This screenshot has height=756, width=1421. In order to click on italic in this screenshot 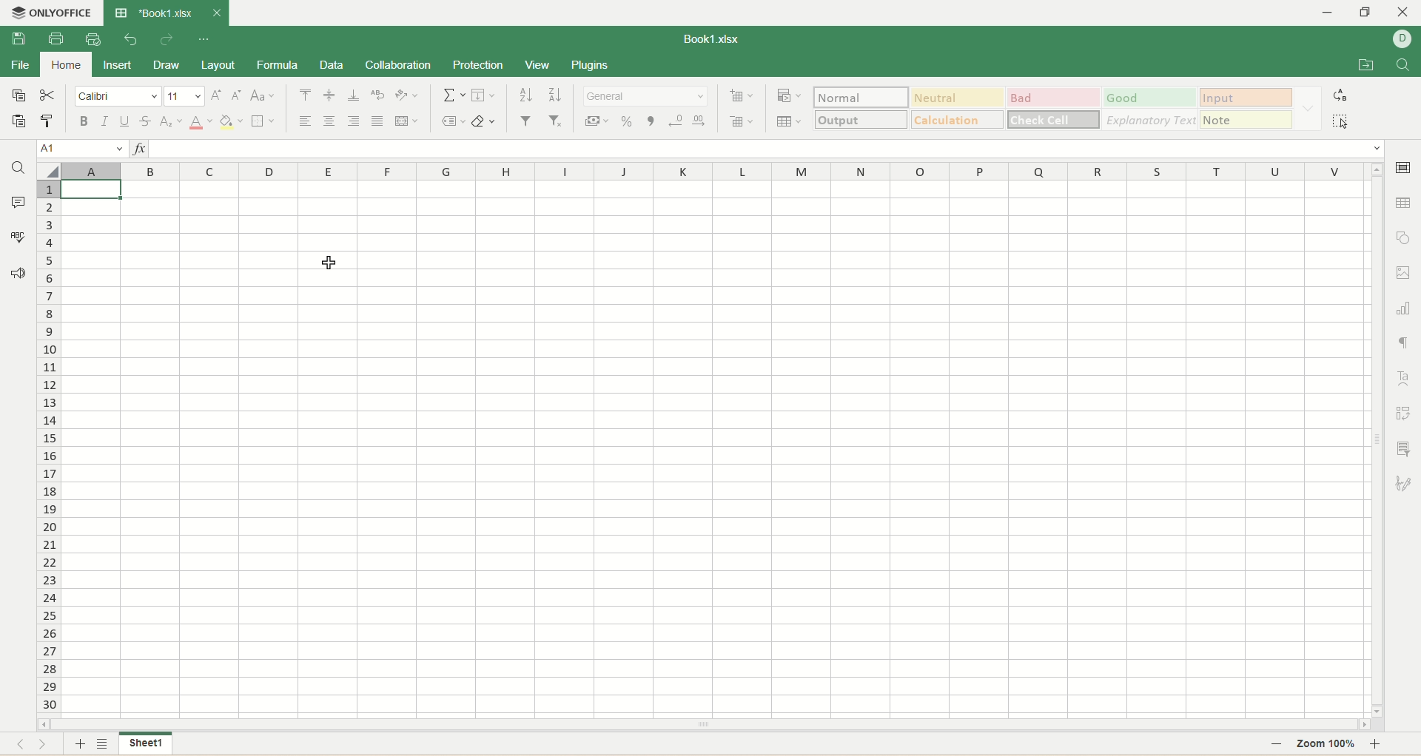, I will do `click(105, 122)`.